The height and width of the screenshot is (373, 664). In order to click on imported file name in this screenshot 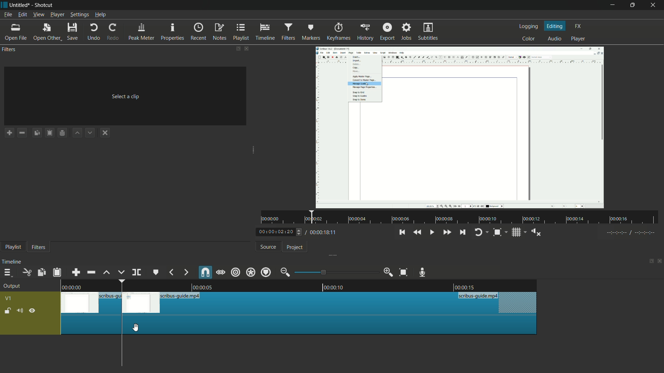, I will do `click(126, 60)`.